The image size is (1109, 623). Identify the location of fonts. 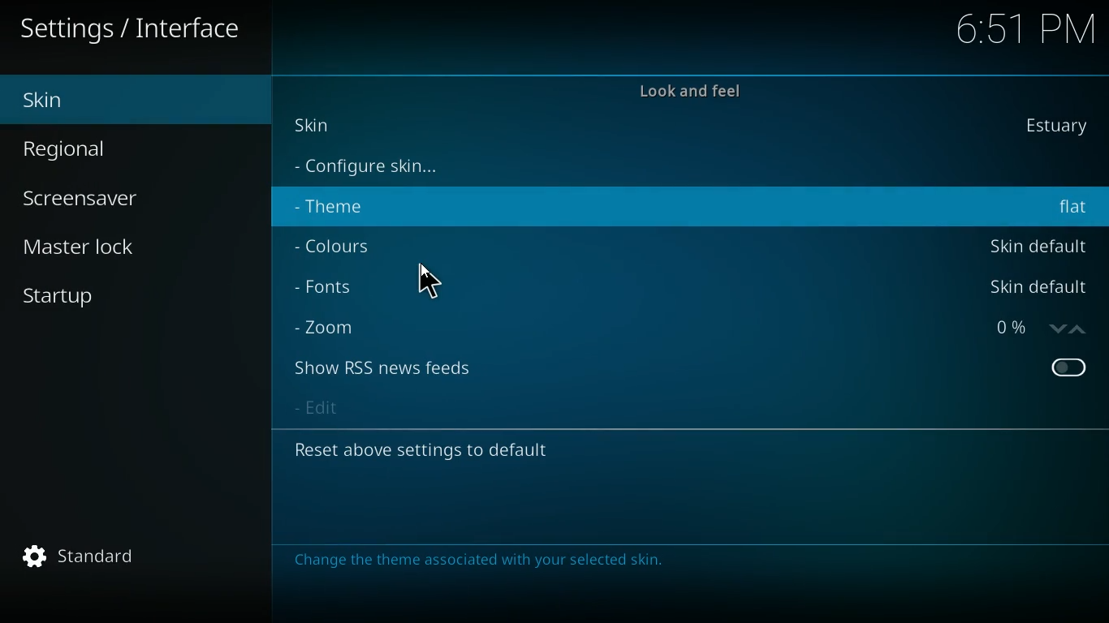
(334, 287).